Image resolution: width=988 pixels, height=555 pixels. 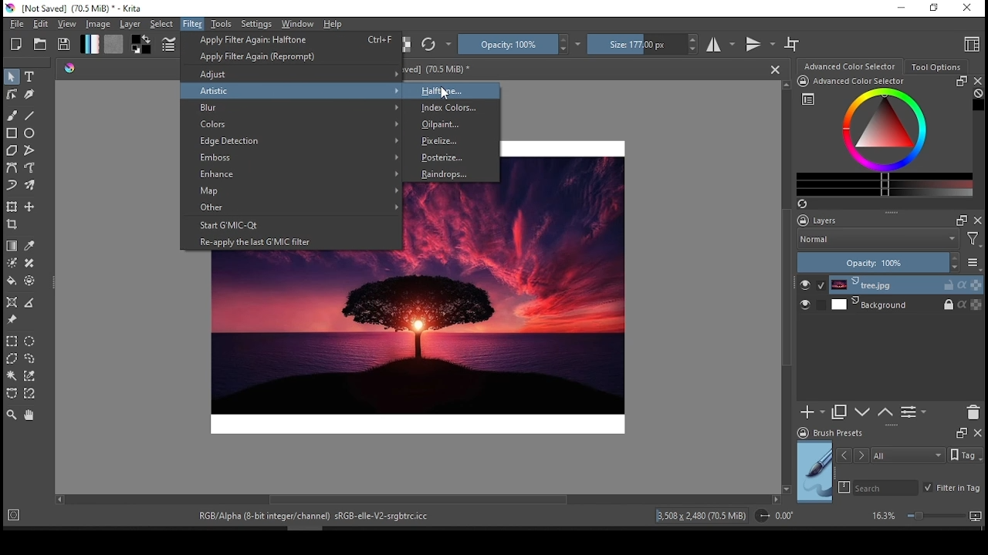 What do you see at coordinates (854, 433) in the screenshot?
I see `brush presets` at bounding box center [854, 433].